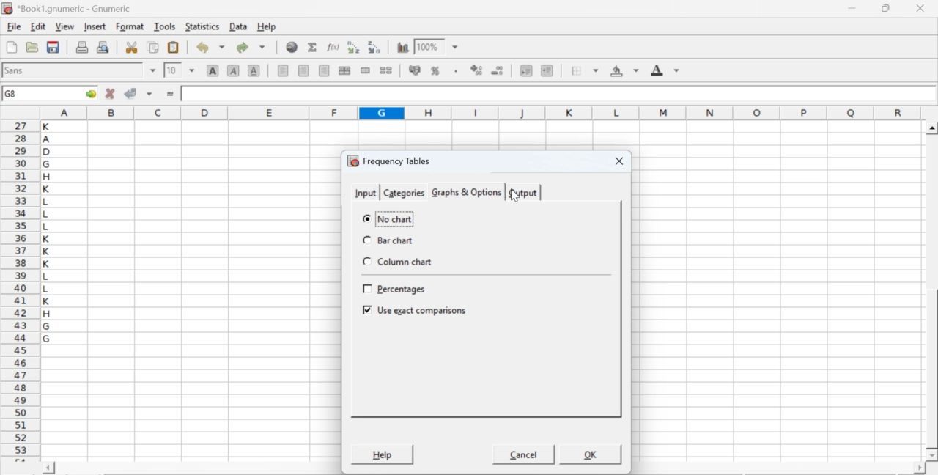  Describe the element at coordinates (403, 46) in the screenshot. I see `insert chart` at that location.